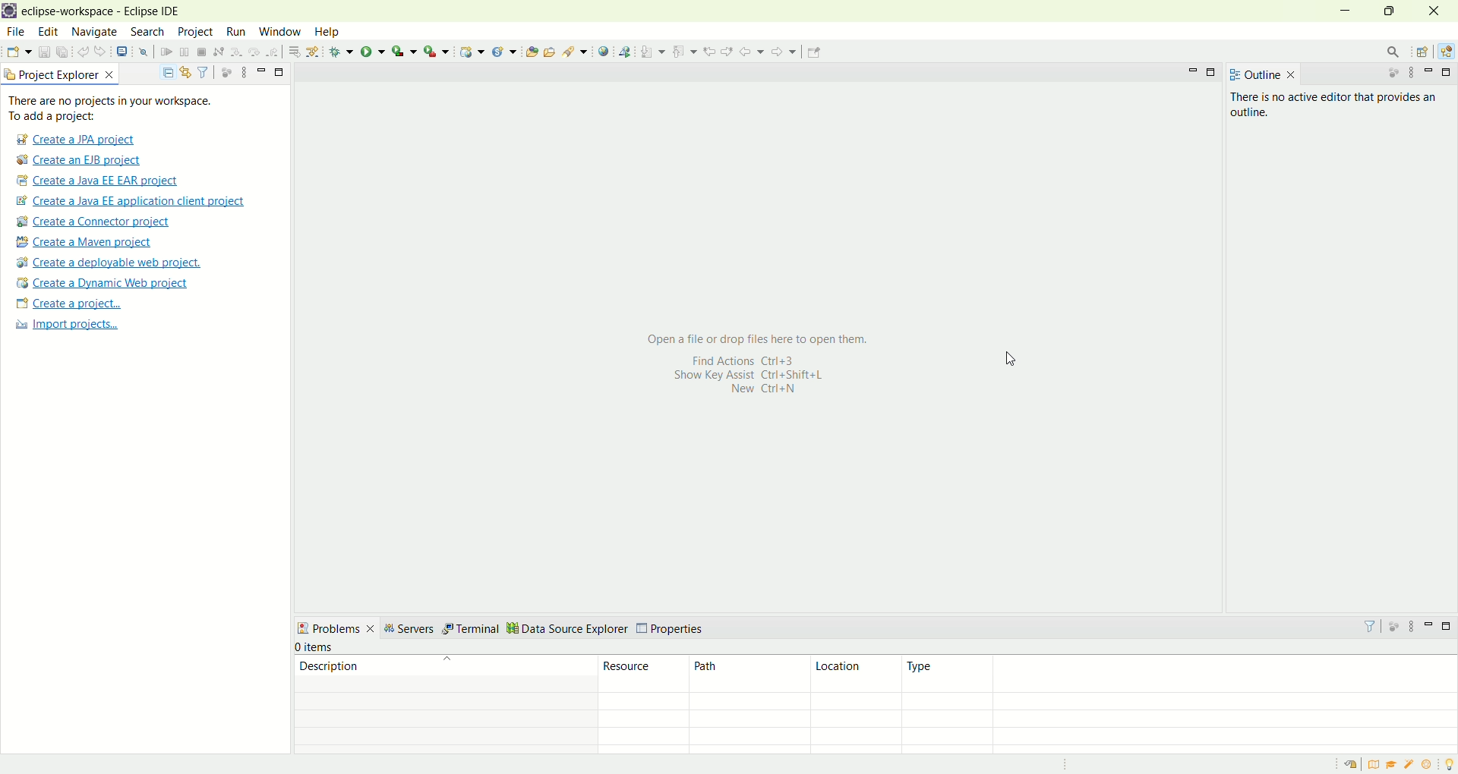  I want to click on drop to frames, so click(292, 51).